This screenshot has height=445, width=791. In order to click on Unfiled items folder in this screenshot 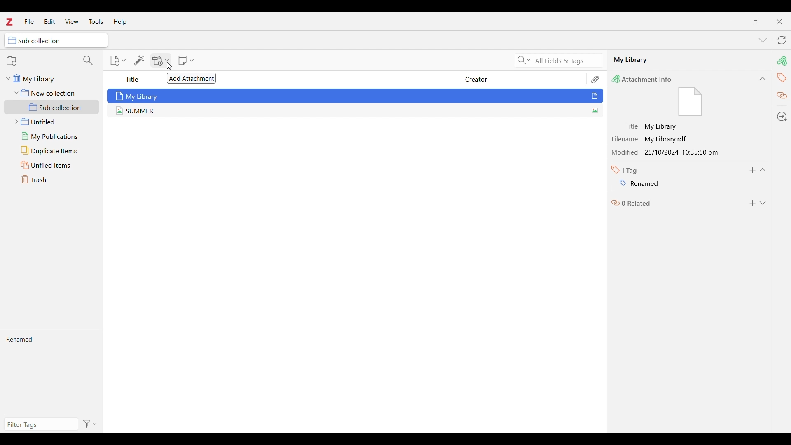, I will do `click(54, 165)`.